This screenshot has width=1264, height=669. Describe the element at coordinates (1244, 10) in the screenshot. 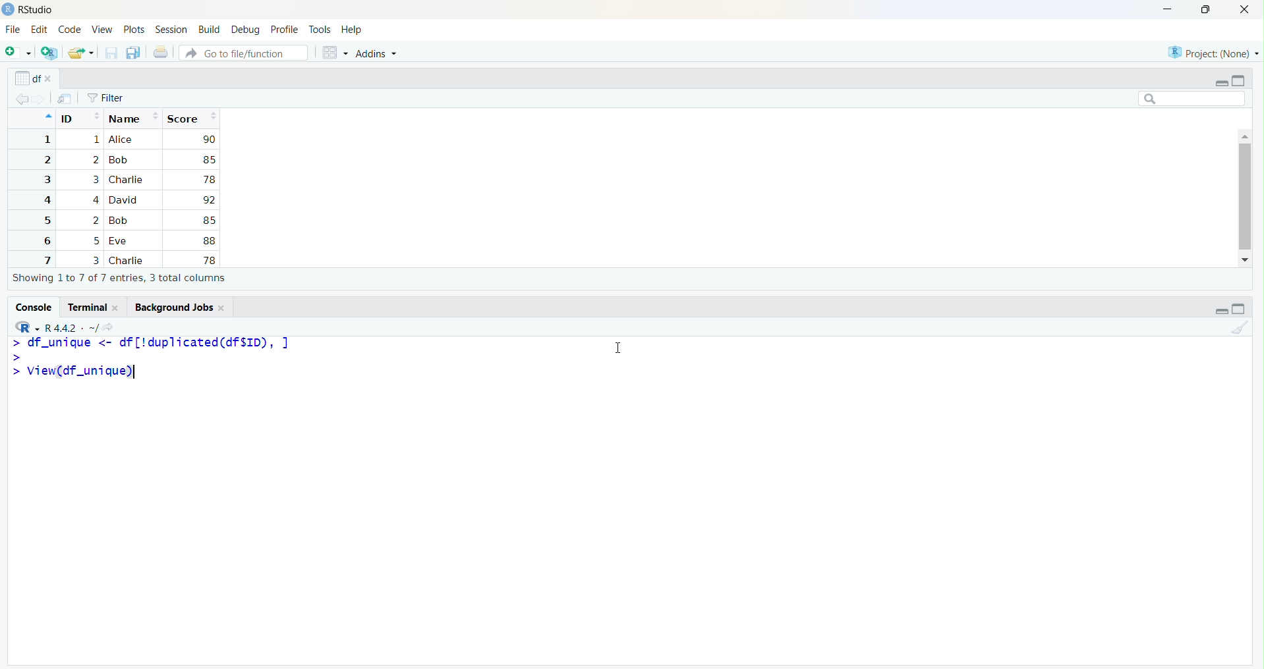

I see `close` at that location.